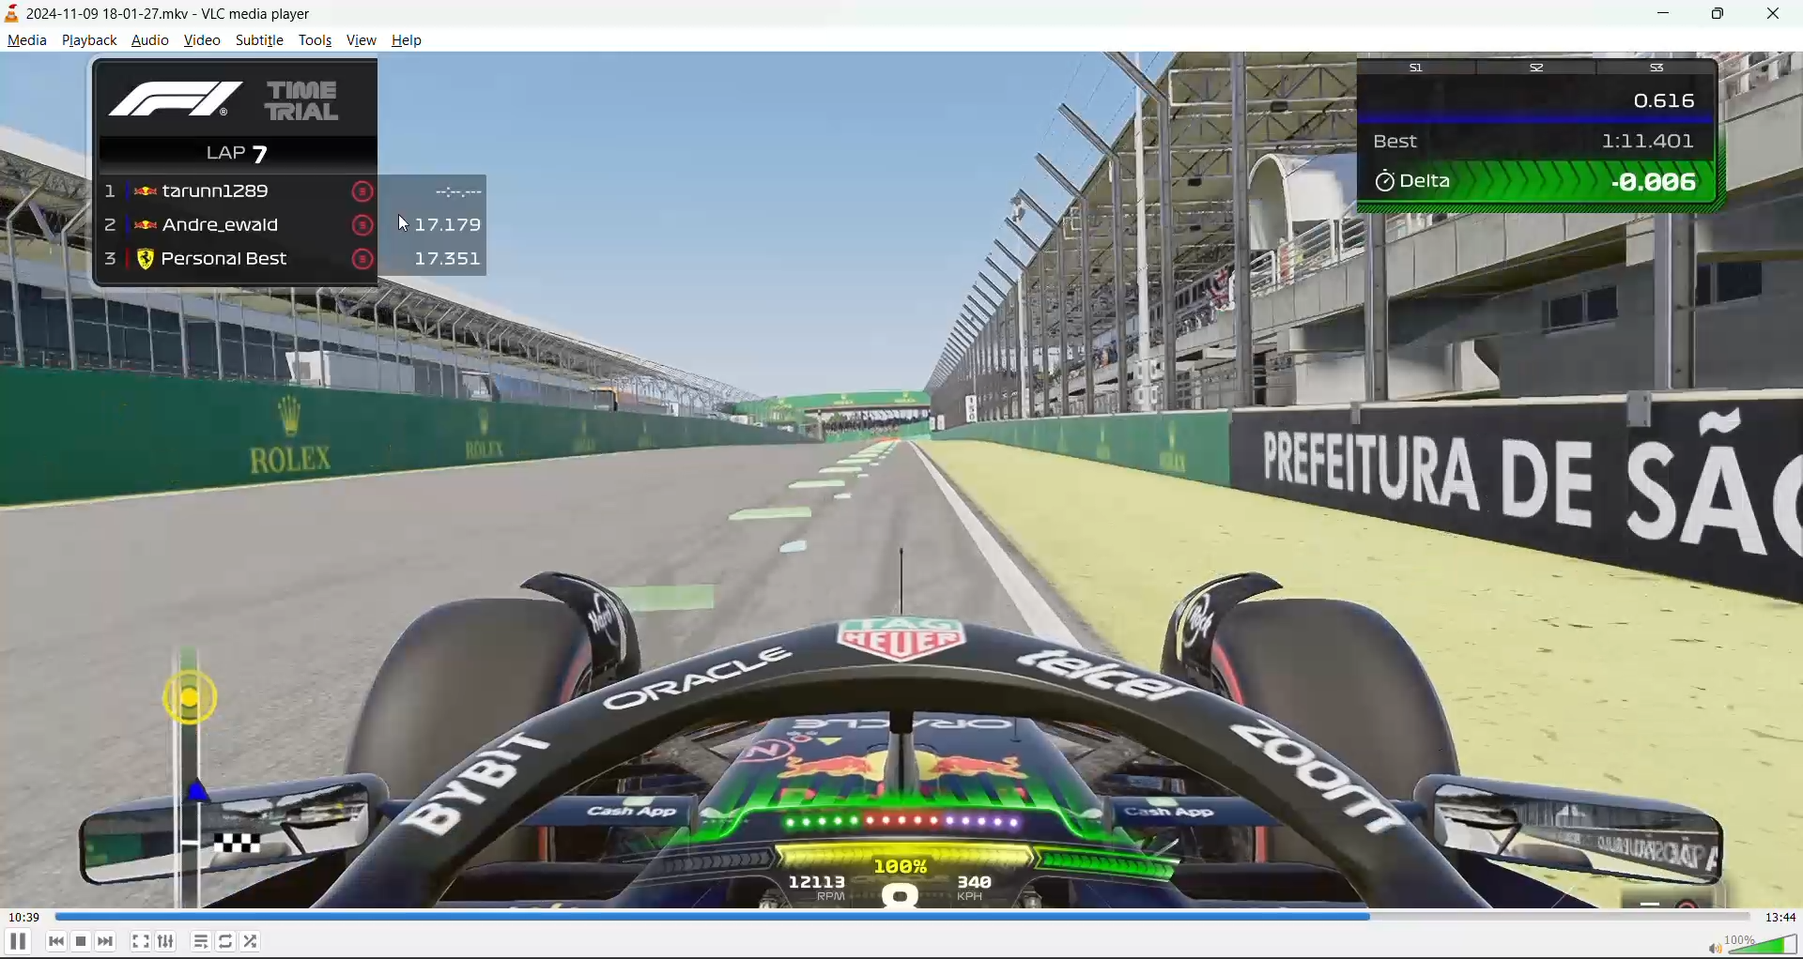 The image size is (1803, 959). I want to click on view, so click(361, 39).